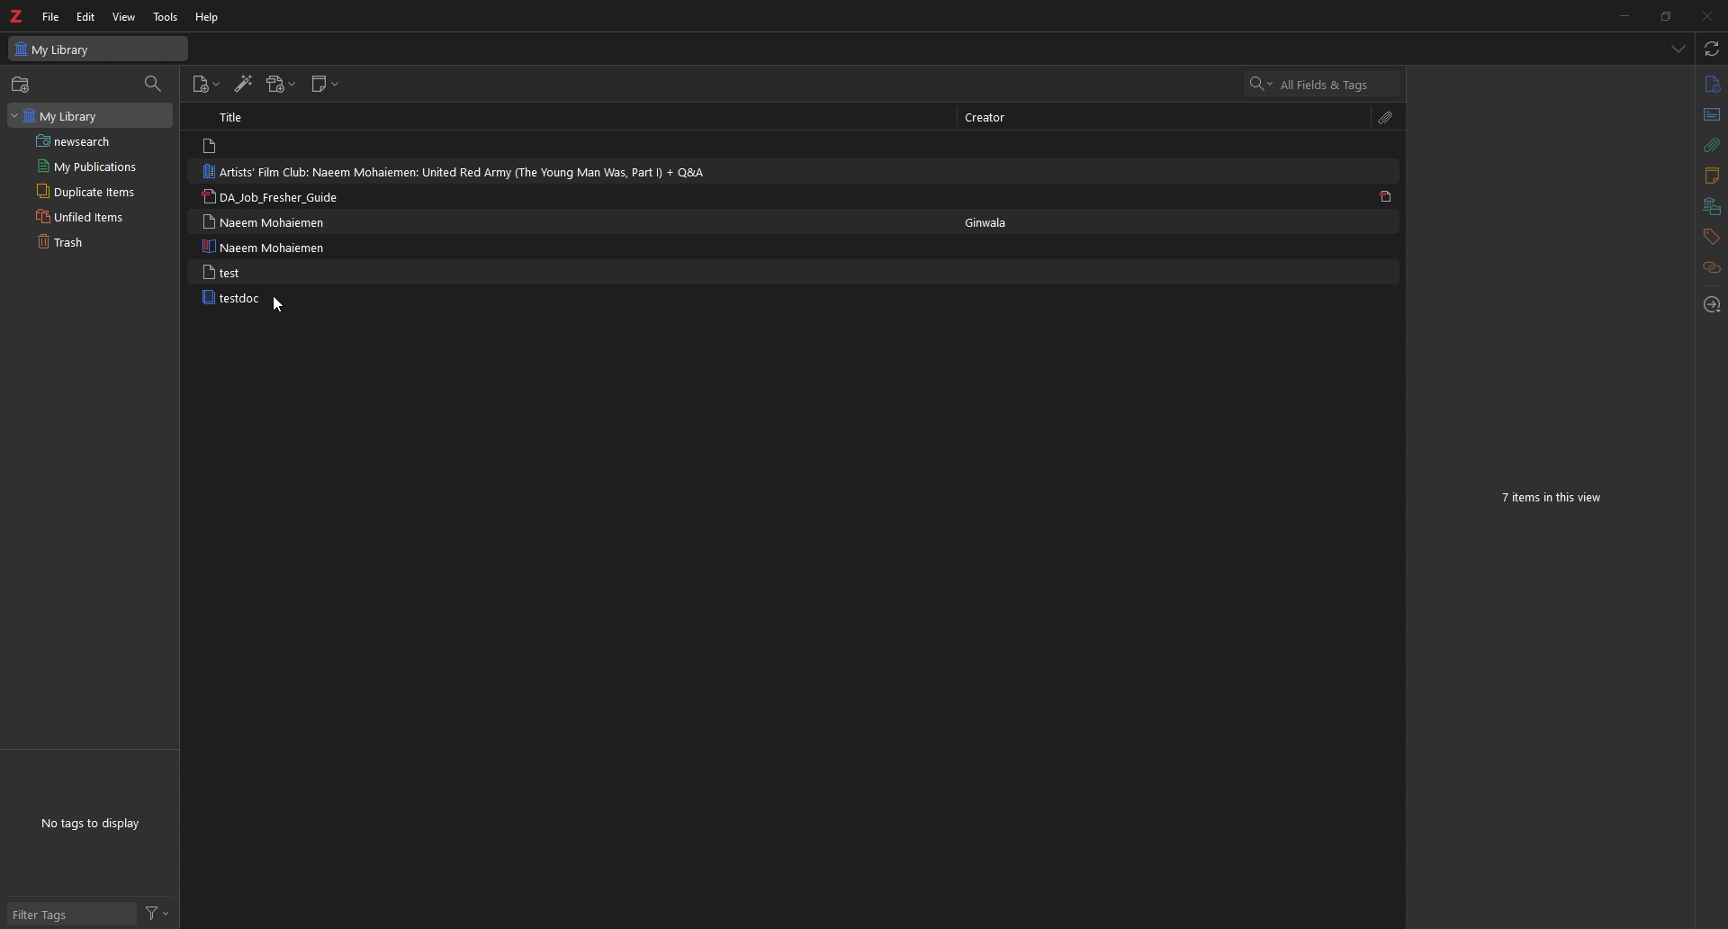 This screenshot has height=929, width=1728. I want to click on Close, so click(1712, 14).